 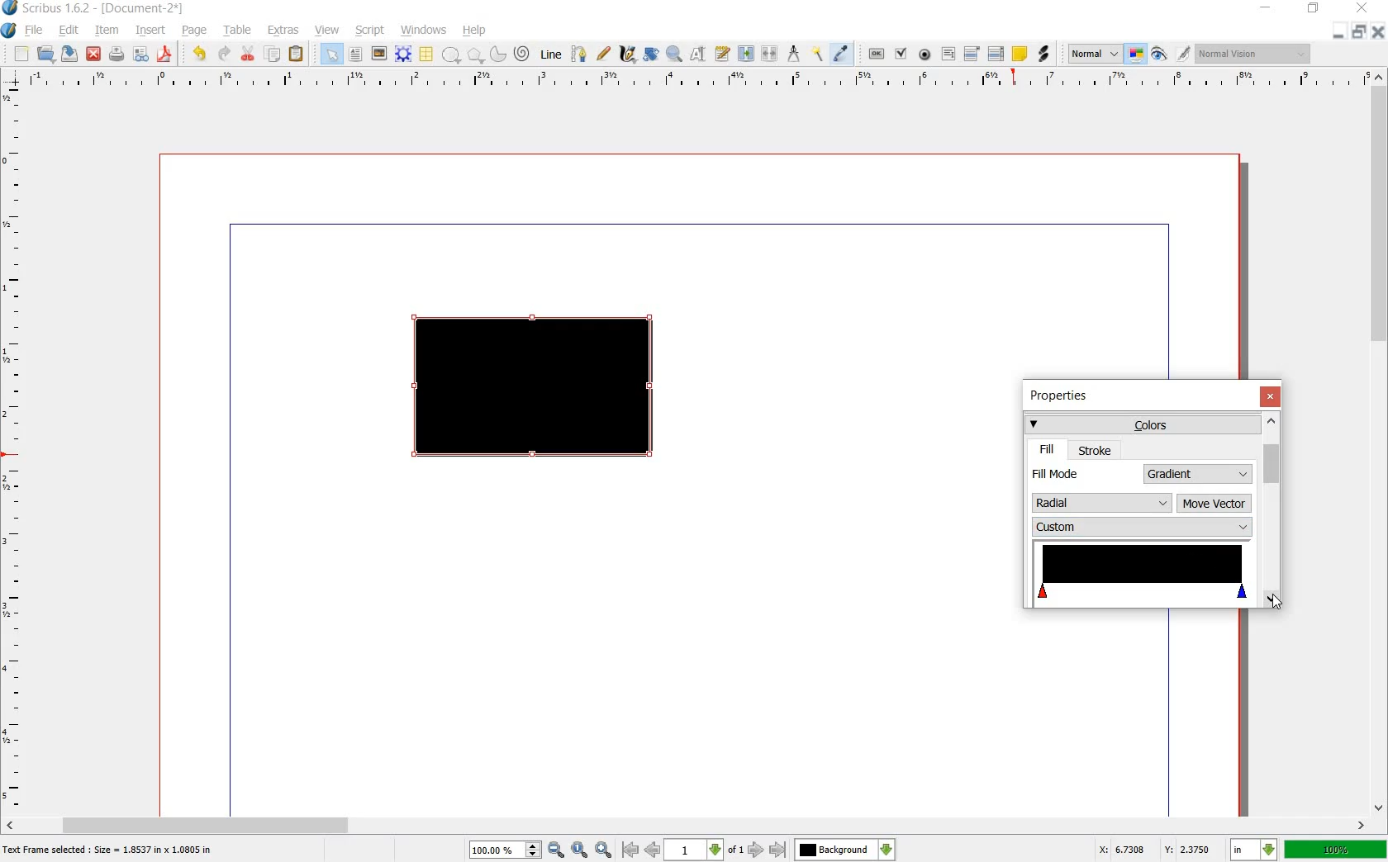 I want to click on pdf check box, so click(x=901, y=54).